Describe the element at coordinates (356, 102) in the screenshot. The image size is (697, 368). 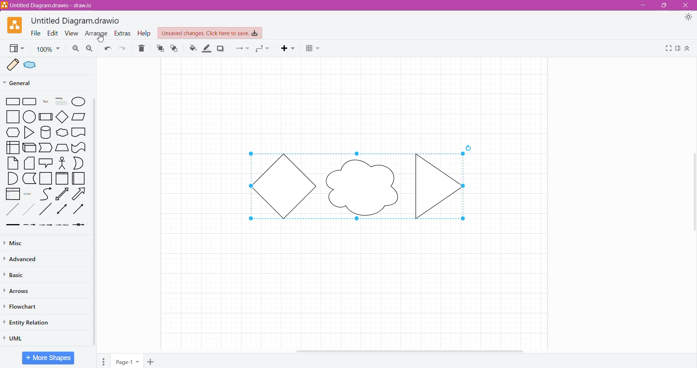
I see `Canvas area` at that location.